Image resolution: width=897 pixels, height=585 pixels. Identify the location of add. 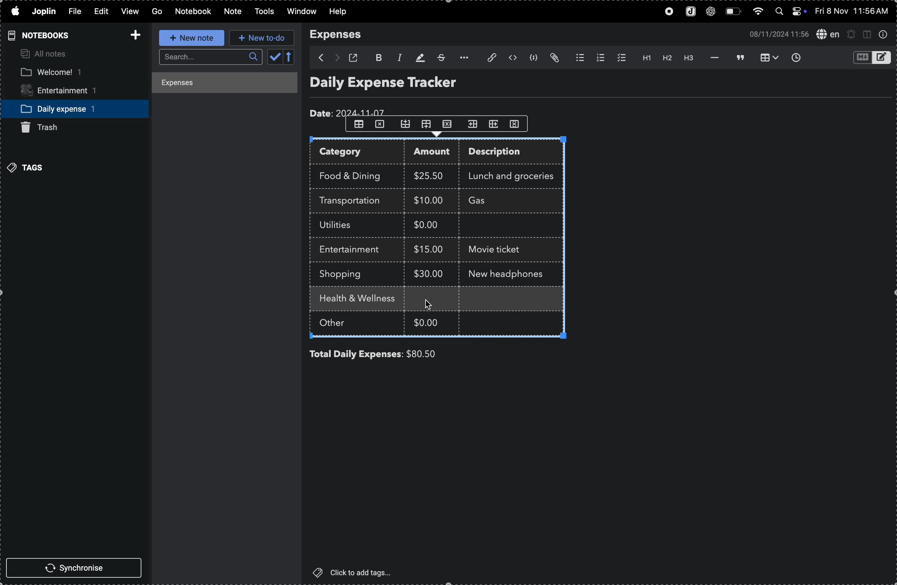
(133, 32).